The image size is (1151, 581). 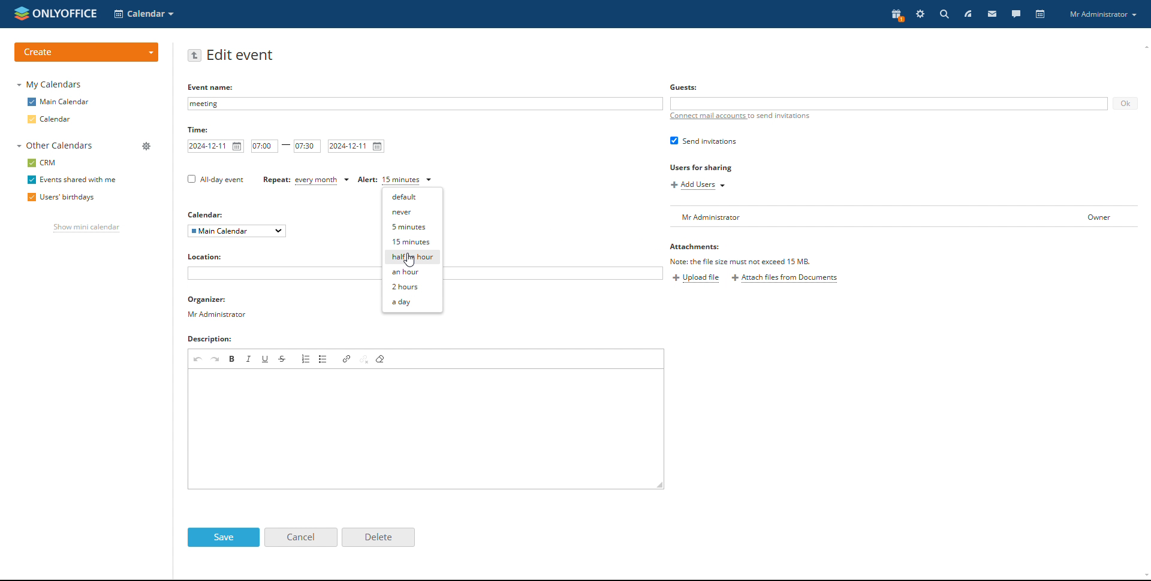 I want to click on undo, so click(x=197, y=358).